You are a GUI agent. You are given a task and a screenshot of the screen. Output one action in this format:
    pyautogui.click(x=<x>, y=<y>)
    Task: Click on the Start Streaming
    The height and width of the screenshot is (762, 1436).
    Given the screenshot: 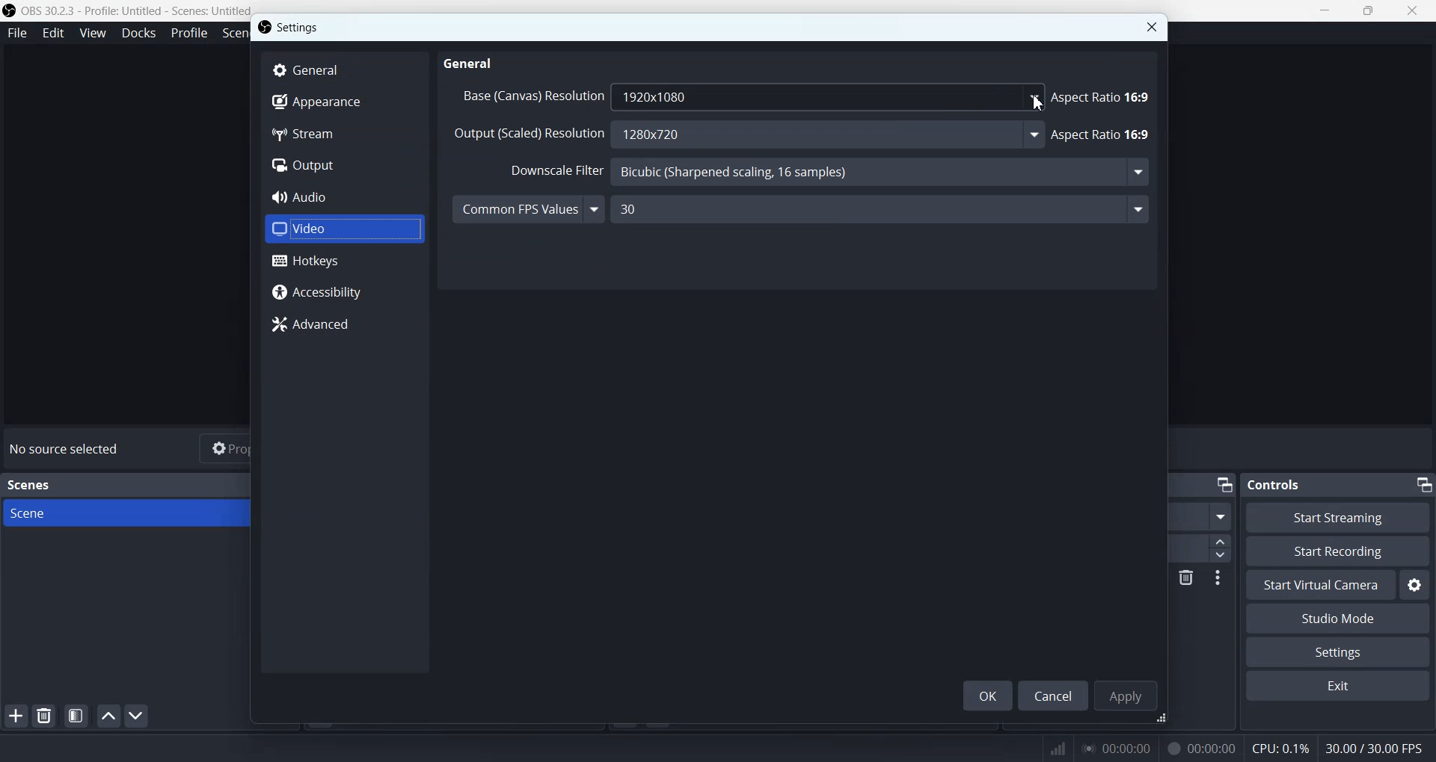 What is the action you would take?
    pyautogui.click(x=1337, y=517)
    